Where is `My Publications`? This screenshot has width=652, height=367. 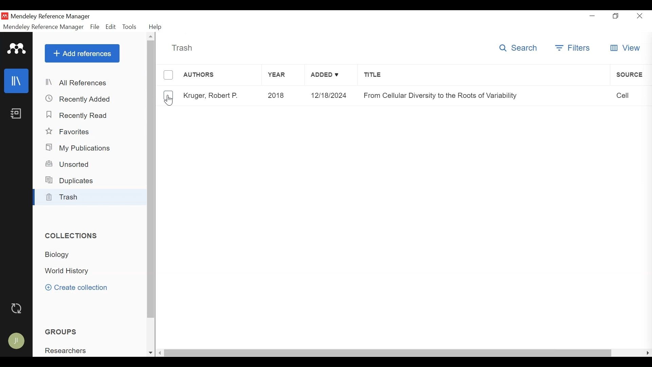
My Publications is located at coordinates (81, 148).